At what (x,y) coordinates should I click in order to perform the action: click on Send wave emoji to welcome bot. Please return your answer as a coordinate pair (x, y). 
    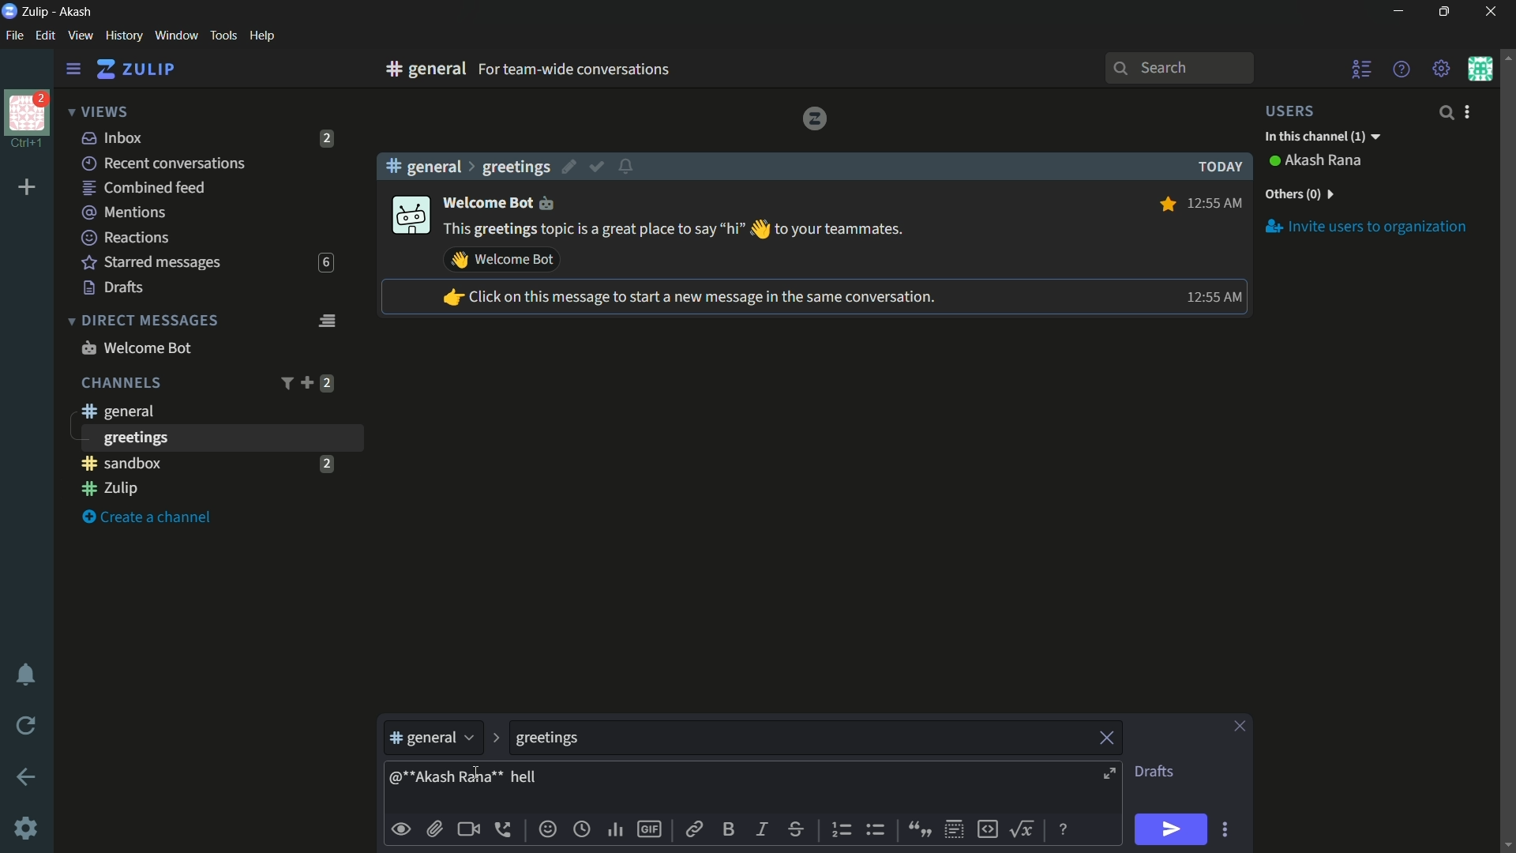
    Looking at the image, I should click on (502, 260).